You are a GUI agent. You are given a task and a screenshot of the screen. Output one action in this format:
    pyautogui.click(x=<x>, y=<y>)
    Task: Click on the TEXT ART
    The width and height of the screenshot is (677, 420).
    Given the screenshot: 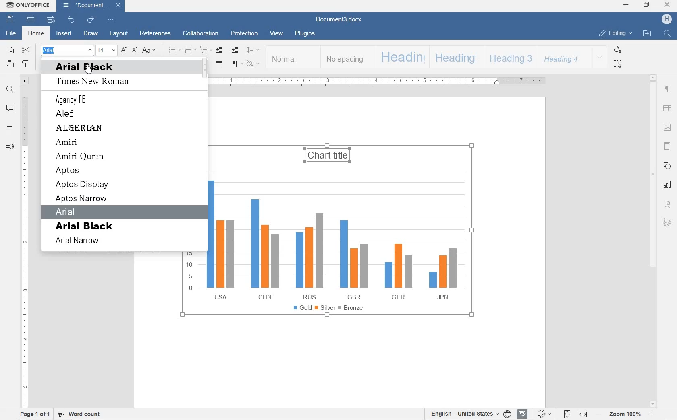 What is the action you would take?
    pyautogui.click(x=667, y=203)
    